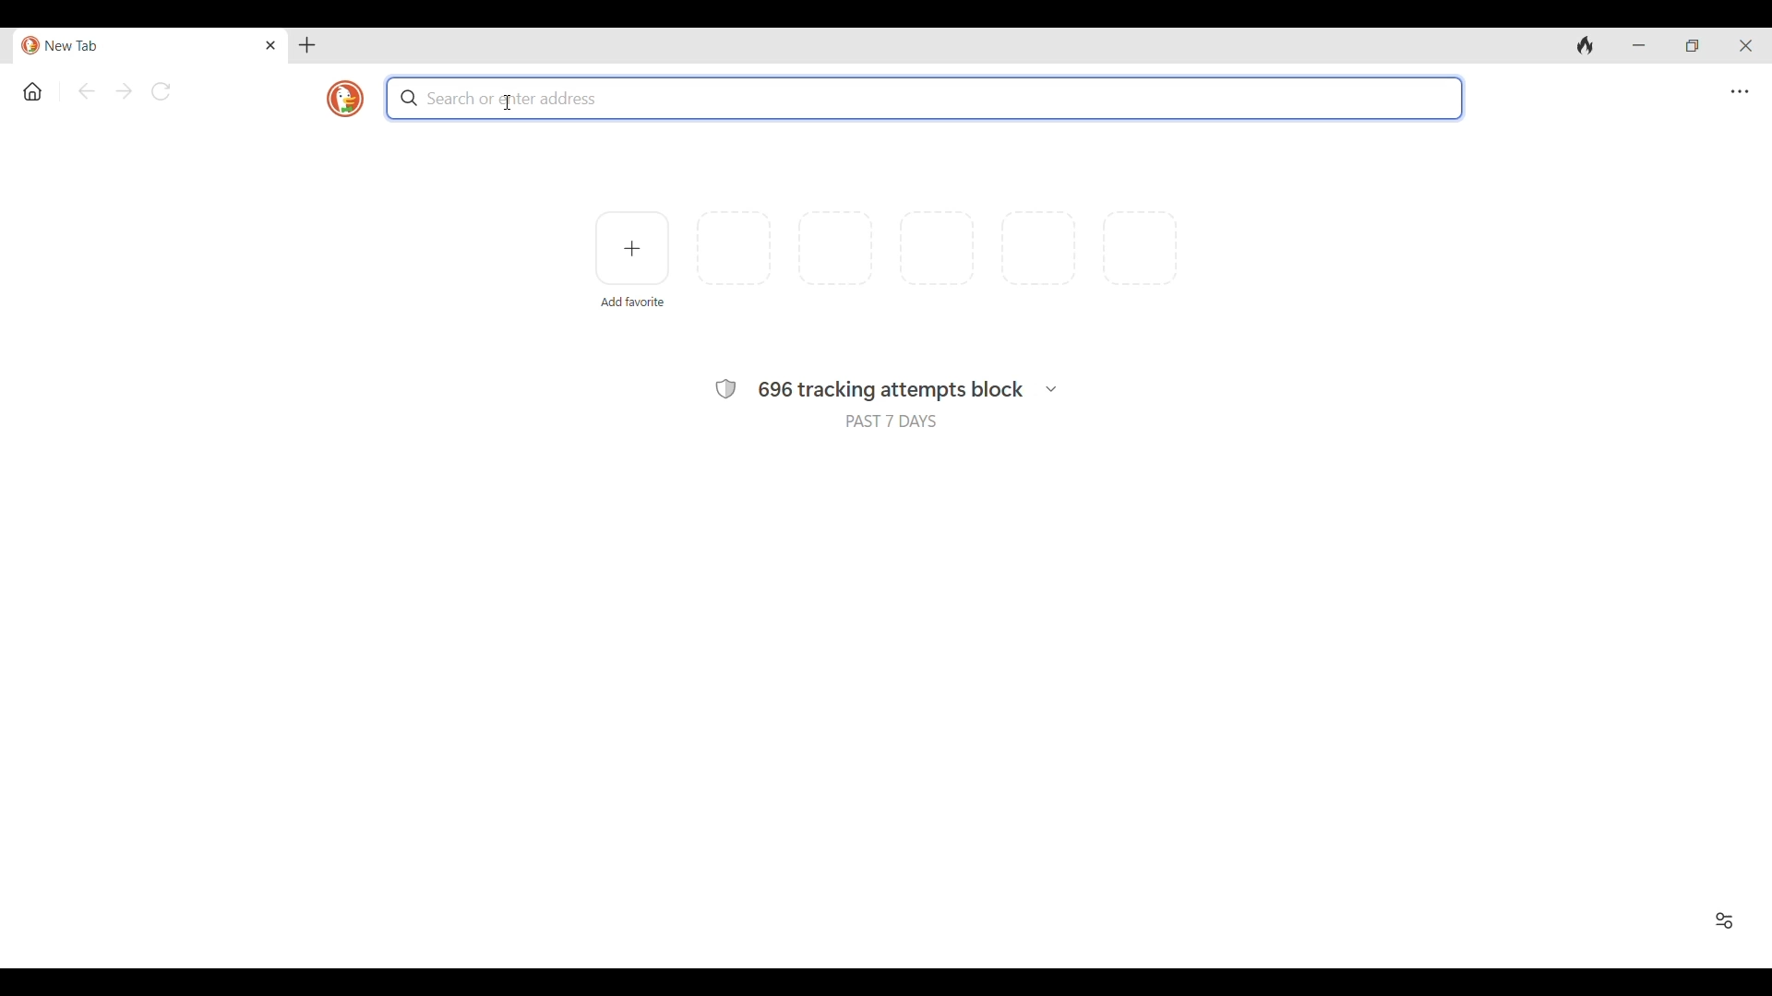 The image size is (1772, 996). Describe the element at coordinates (1586, 46) in the screenshot. I see `Clear browsing history ` at that location.